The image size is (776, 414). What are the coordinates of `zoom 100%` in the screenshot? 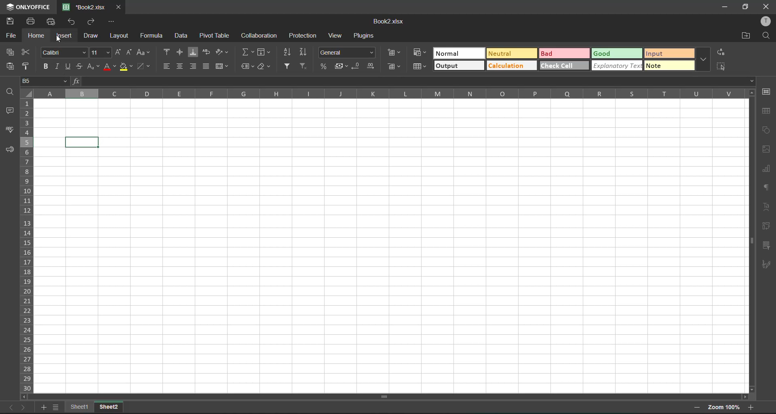 It's located at (724, 408).